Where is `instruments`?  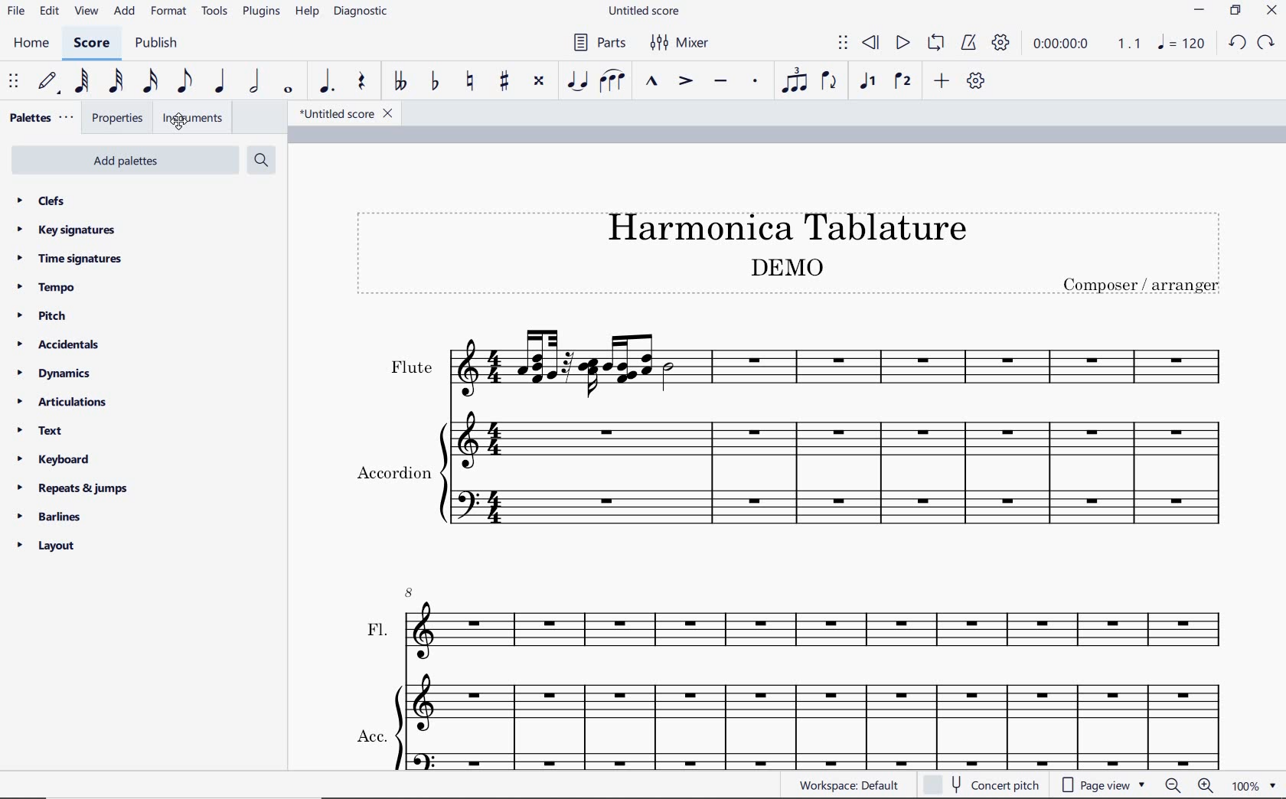
instruments is located at coordinates (205, 118).